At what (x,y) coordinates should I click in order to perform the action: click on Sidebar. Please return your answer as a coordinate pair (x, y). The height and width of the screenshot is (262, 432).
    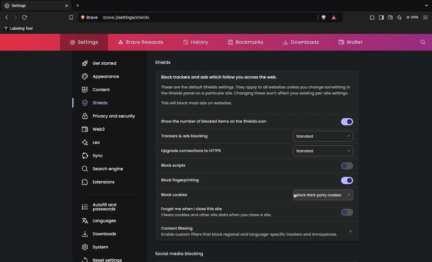
    Looking at the image, I should click on (381, 18).